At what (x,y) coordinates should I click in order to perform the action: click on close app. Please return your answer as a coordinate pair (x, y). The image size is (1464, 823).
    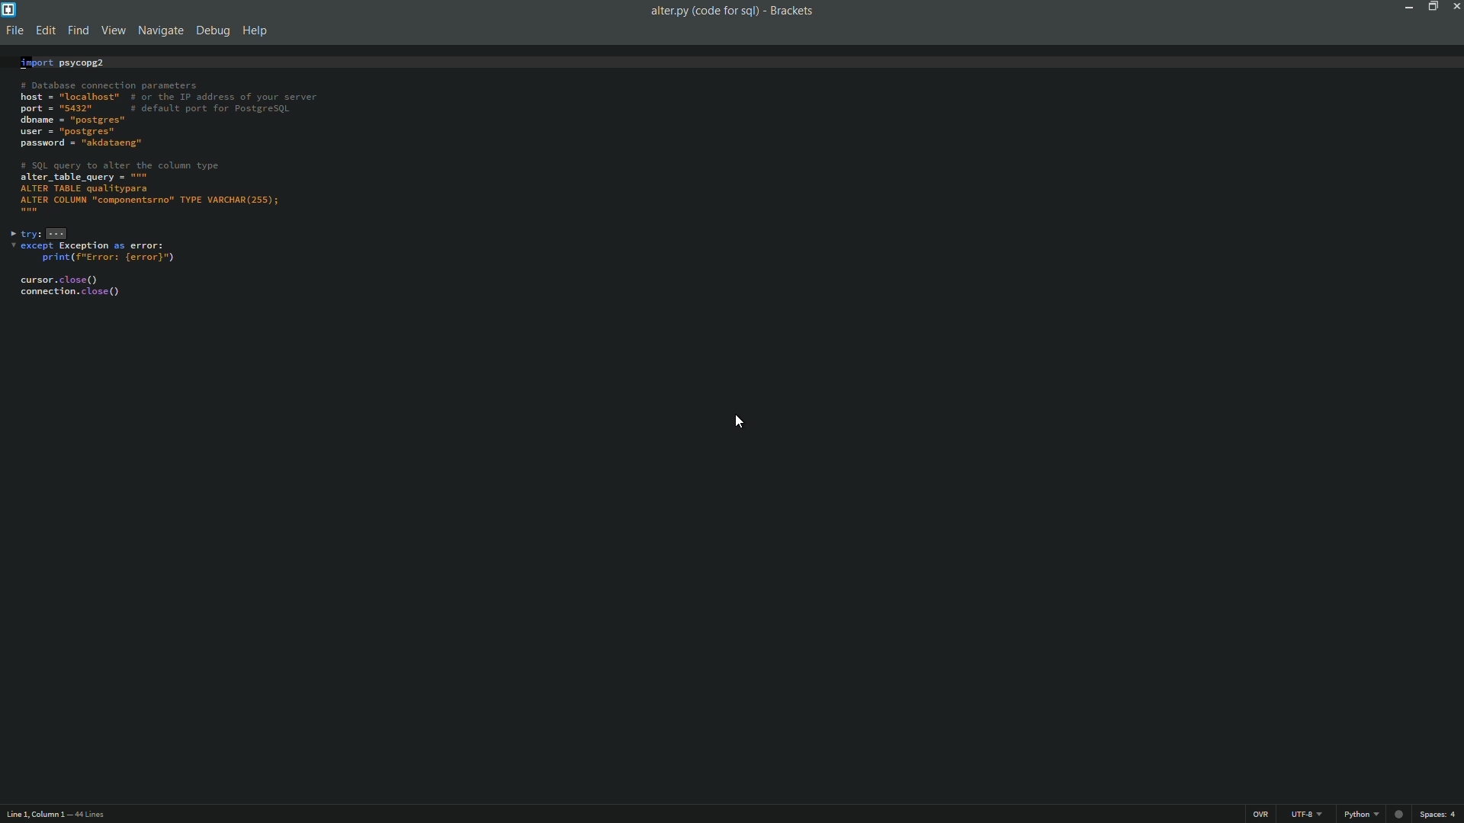
    Looking at the image, I should click on (1455, 8).